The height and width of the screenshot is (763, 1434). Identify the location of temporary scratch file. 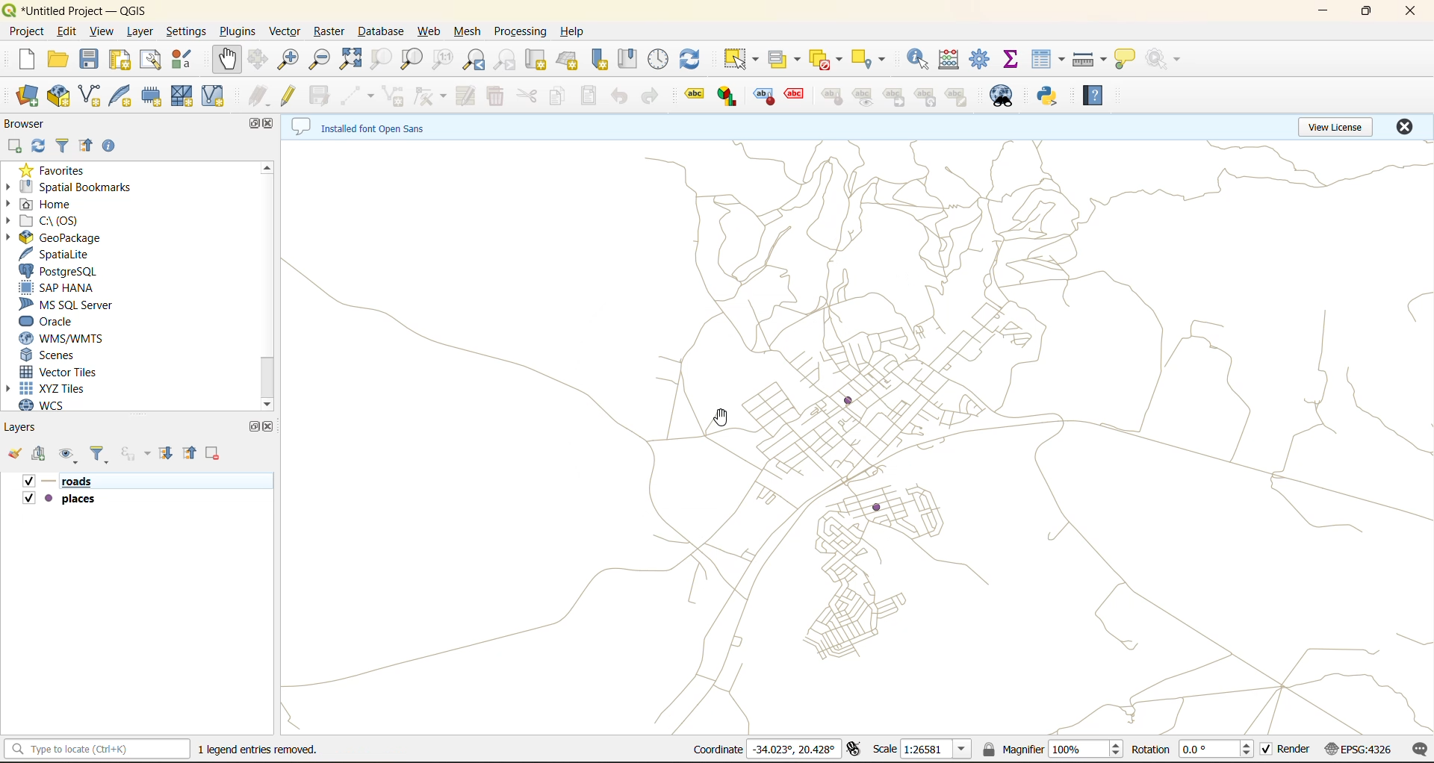
(148, 93).